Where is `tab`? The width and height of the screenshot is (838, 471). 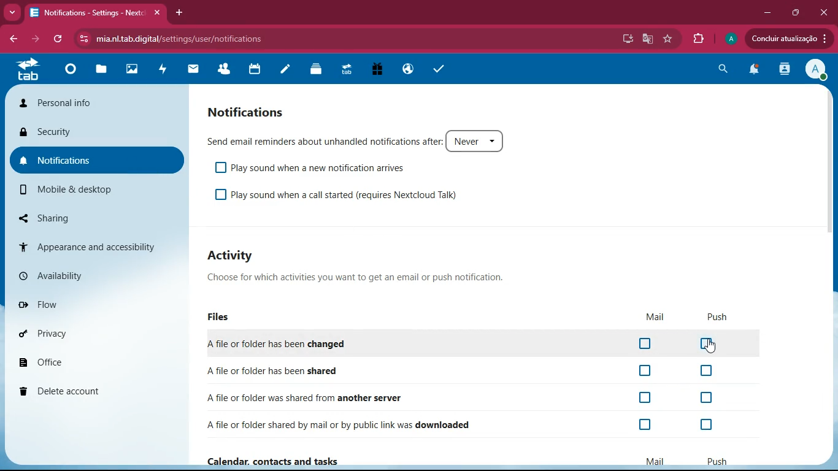 tab is located at coordinates (97, 12).